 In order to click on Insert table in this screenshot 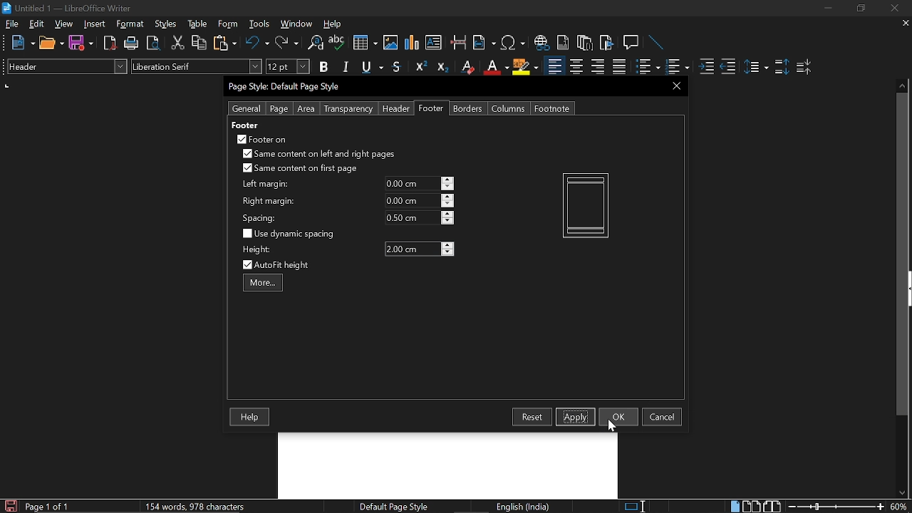, I will do `click(364, 43)`.